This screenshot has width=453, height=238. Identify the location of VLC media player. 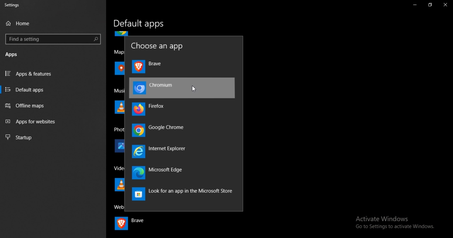
(119, 107).